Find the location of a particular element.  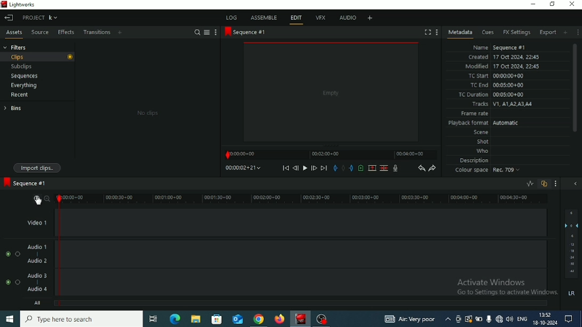

Bins is located at coordinates (12, 108).